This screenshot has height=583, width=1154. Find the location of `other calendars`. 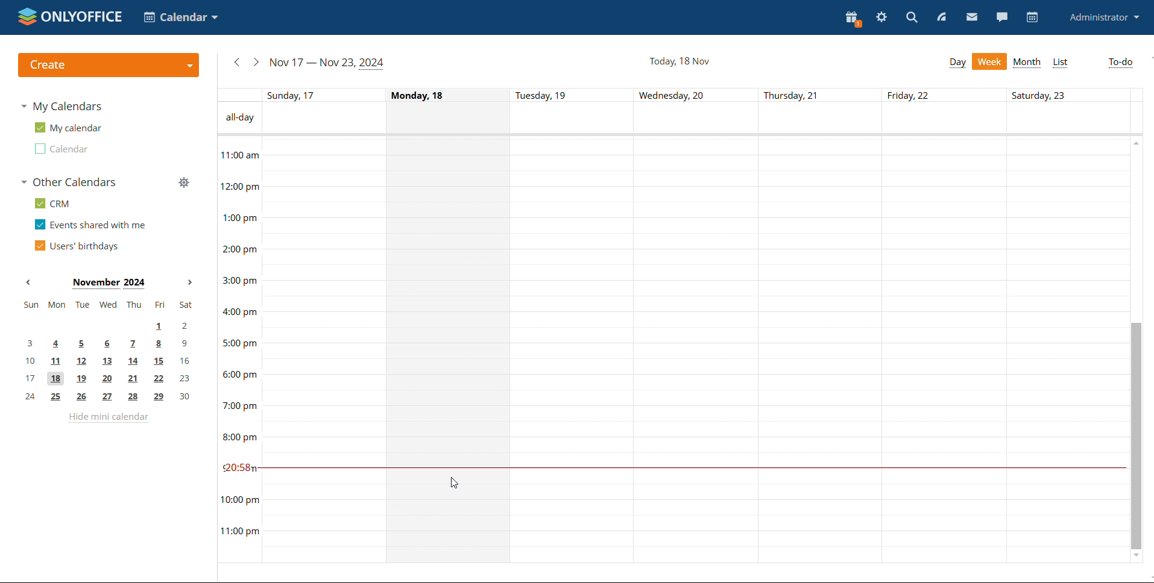

other calendars is located at coordinates (68, 182).